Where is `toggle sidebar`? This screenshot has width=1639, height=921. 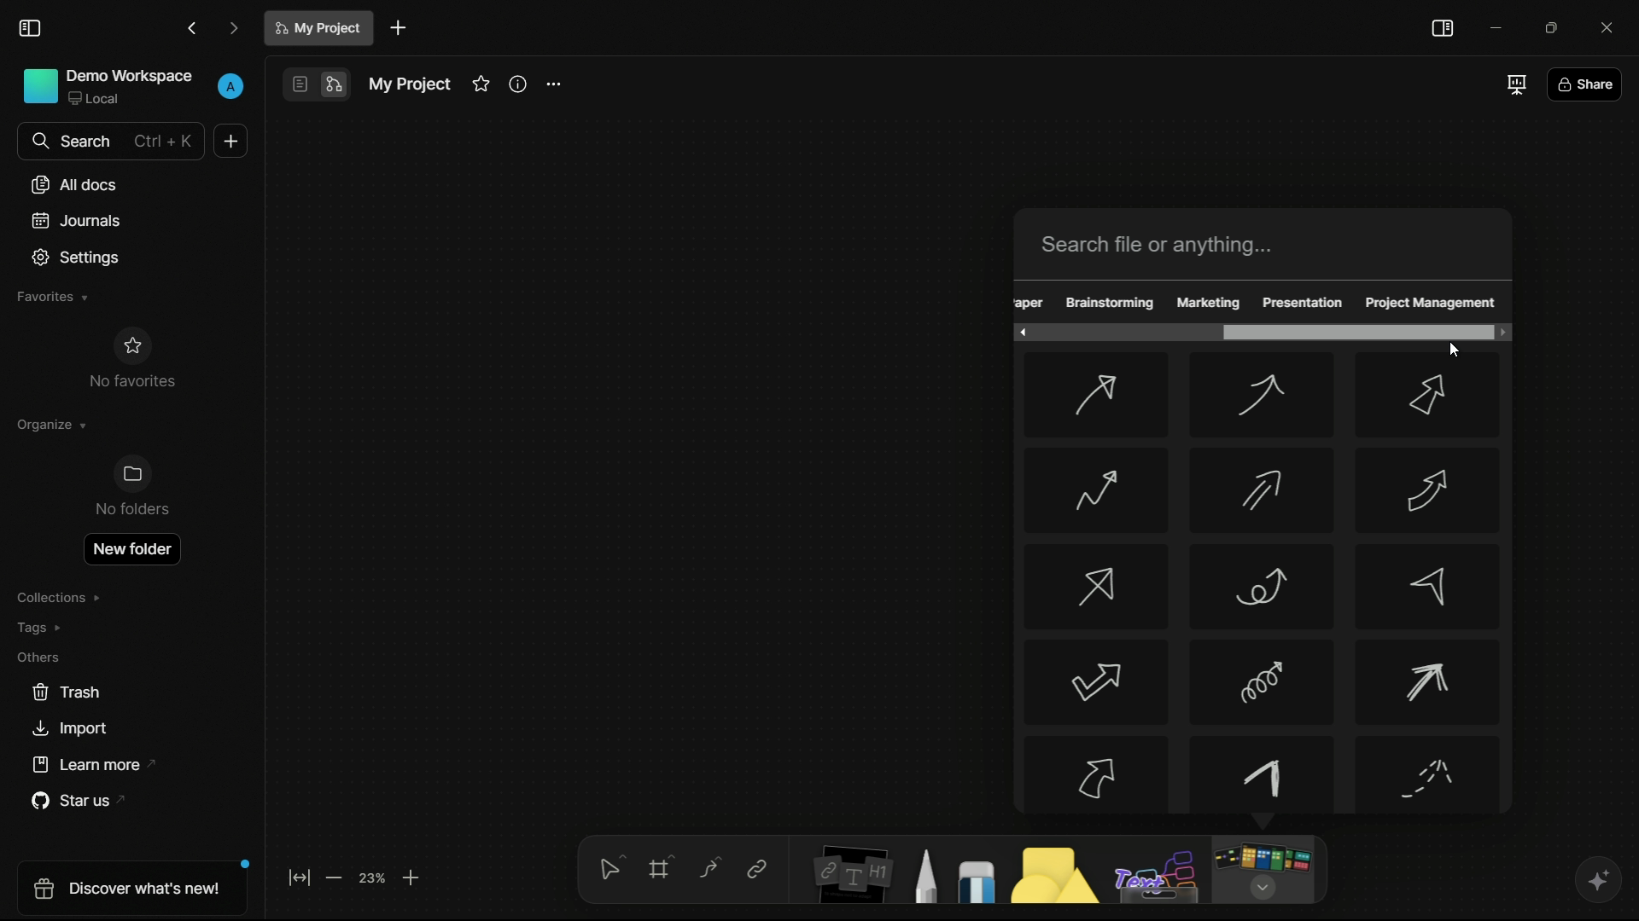
toggle sidebar is located at coordinates (1442, 28).